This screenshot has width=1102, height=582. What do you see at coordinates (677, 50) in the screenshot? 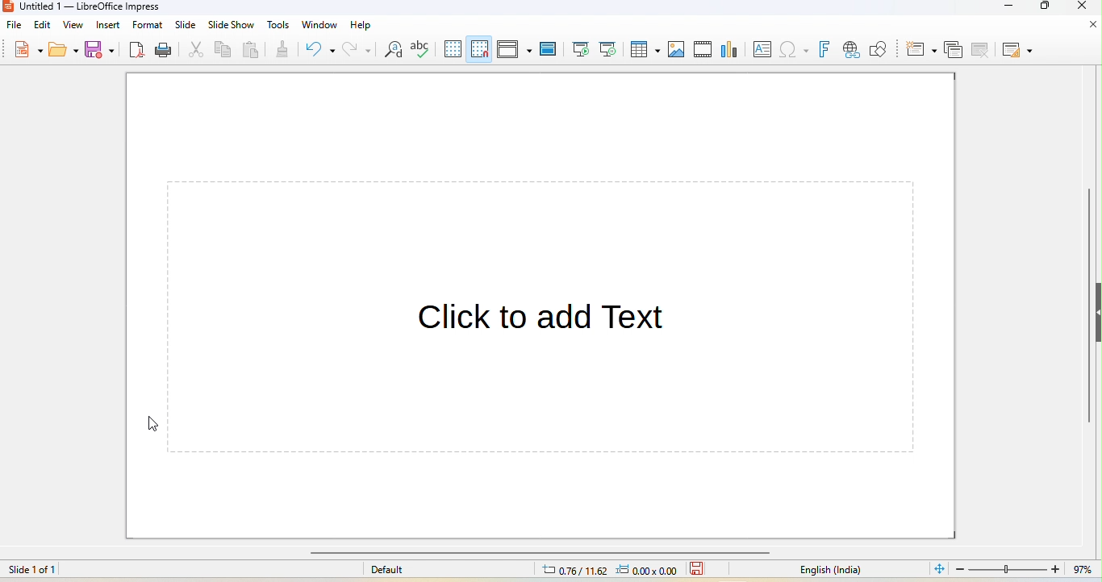
I see `insert image` at bounding box center [677, 50].